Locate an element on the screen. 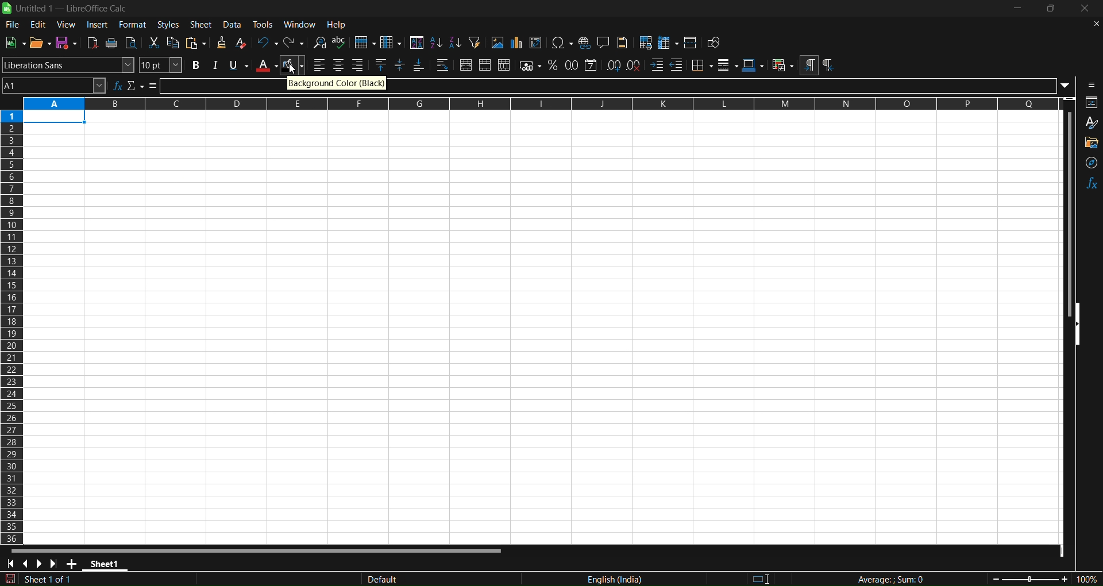 This screenshot has width=1103, height=586. align left is located at coordinates (320, 64).